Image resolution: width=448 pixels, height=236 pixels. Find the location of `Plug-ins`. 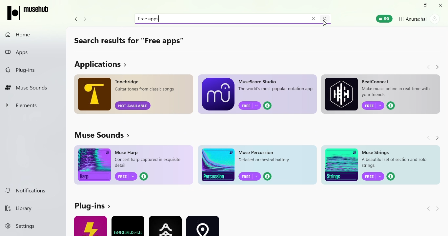

Plug-ins is located at coordinates (30, 69).